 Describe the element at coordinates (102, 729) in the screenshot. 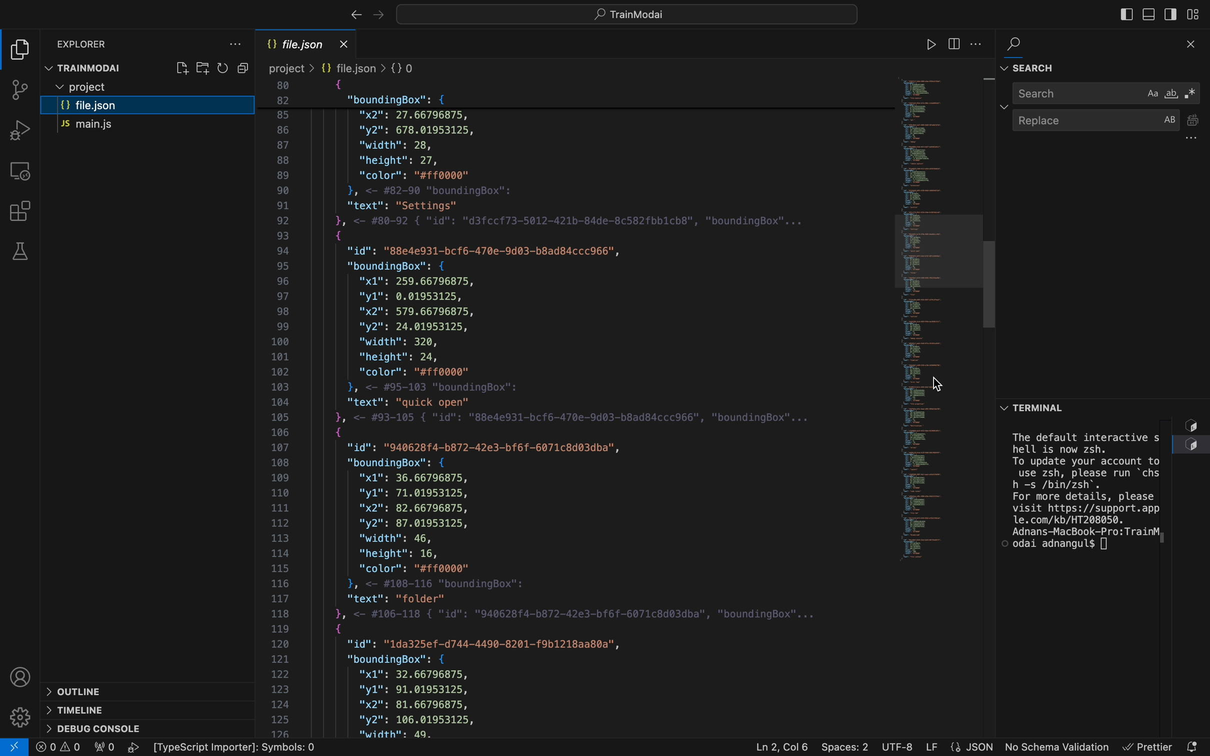

I see `debug` at that location.